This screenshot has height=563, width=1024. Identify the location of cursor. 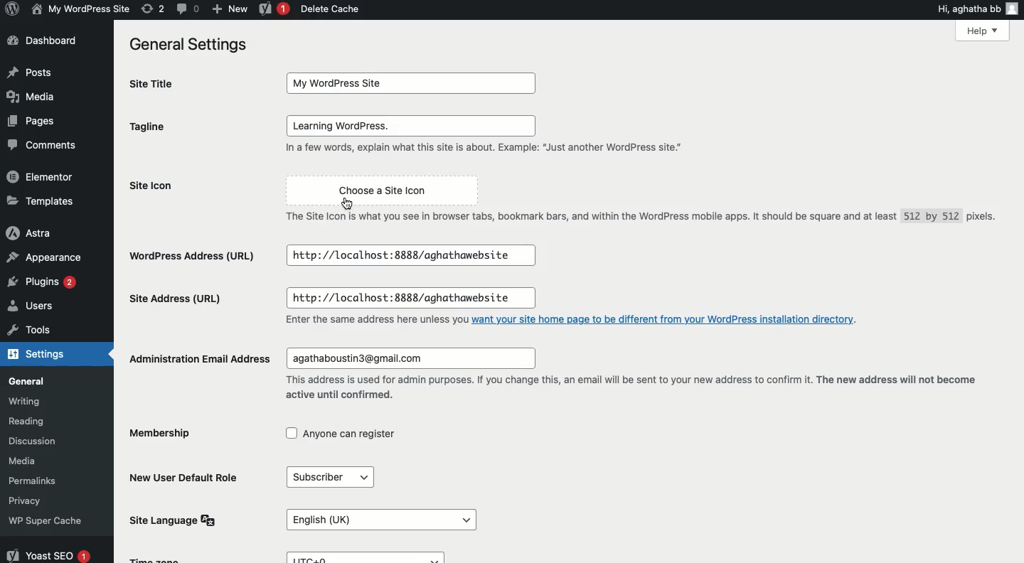
(348, 203).